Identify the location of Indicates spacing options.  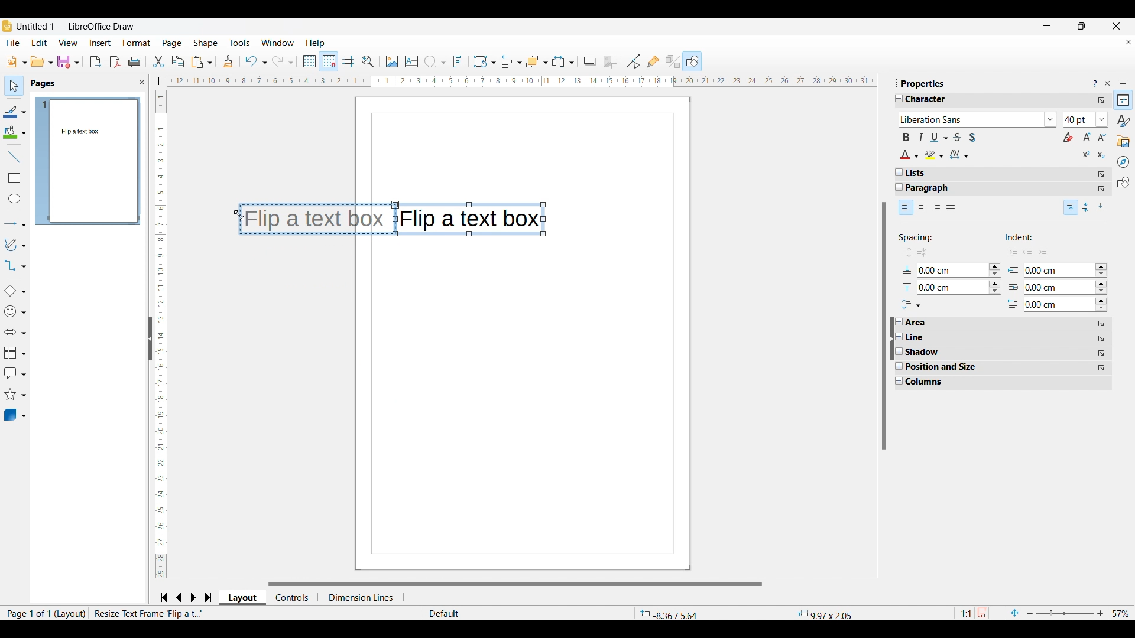
(917, 238).